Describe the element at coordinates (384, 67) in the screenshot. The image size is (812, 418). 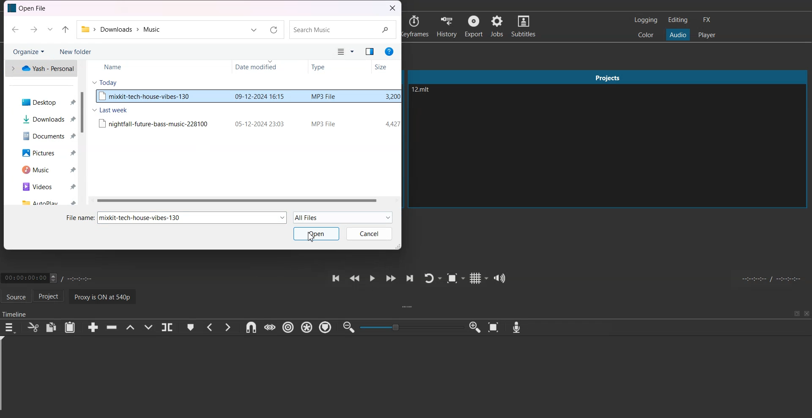
I see `Size` at that location.